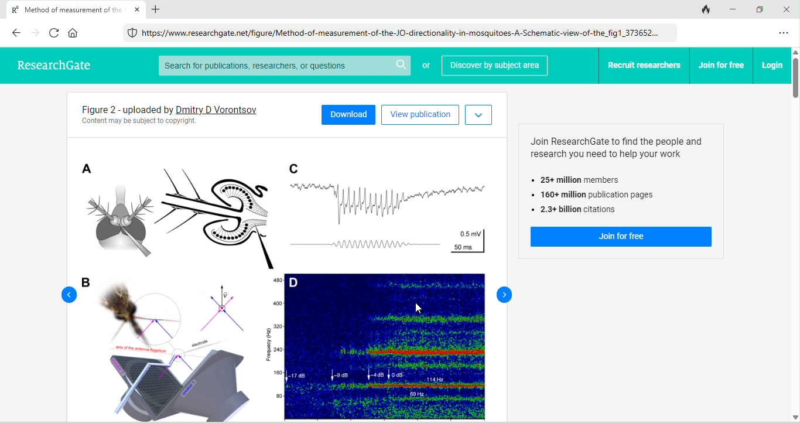 The image size is (800, 423). I want to click on forward, so click(502, 294).